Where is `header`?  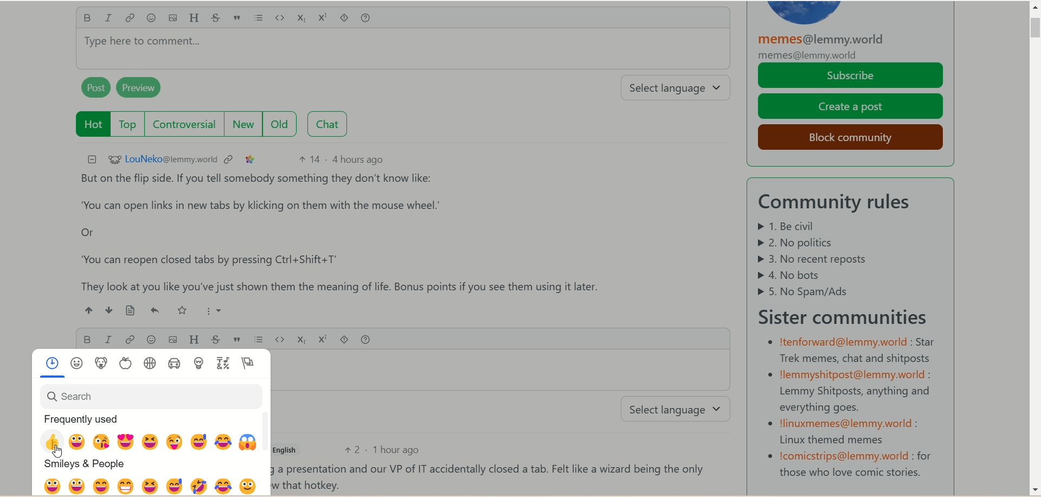 header is located at coordinates (194, 18).